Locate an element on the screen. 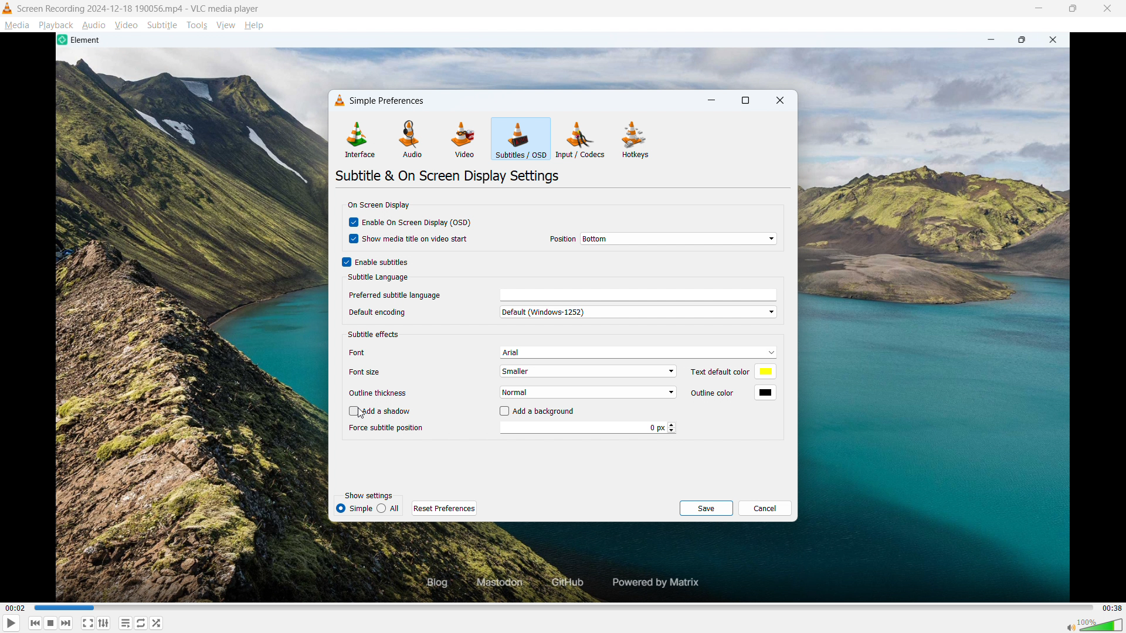  Simple is located at coordinates (354, 508).